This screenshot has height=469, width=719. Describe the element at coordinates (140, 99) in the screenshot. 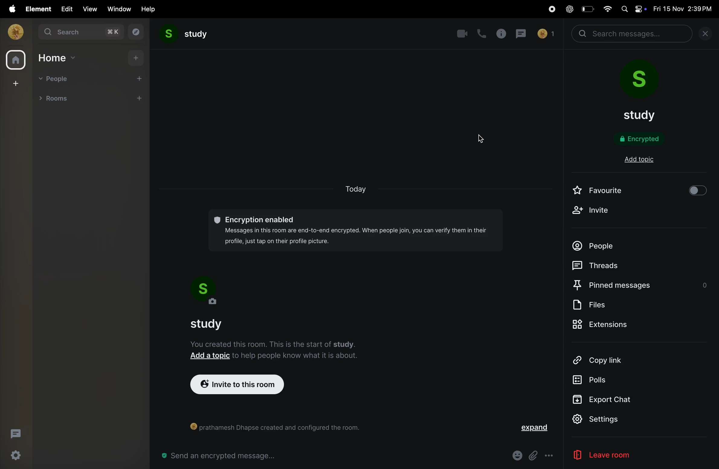

I see `add room` at that location.